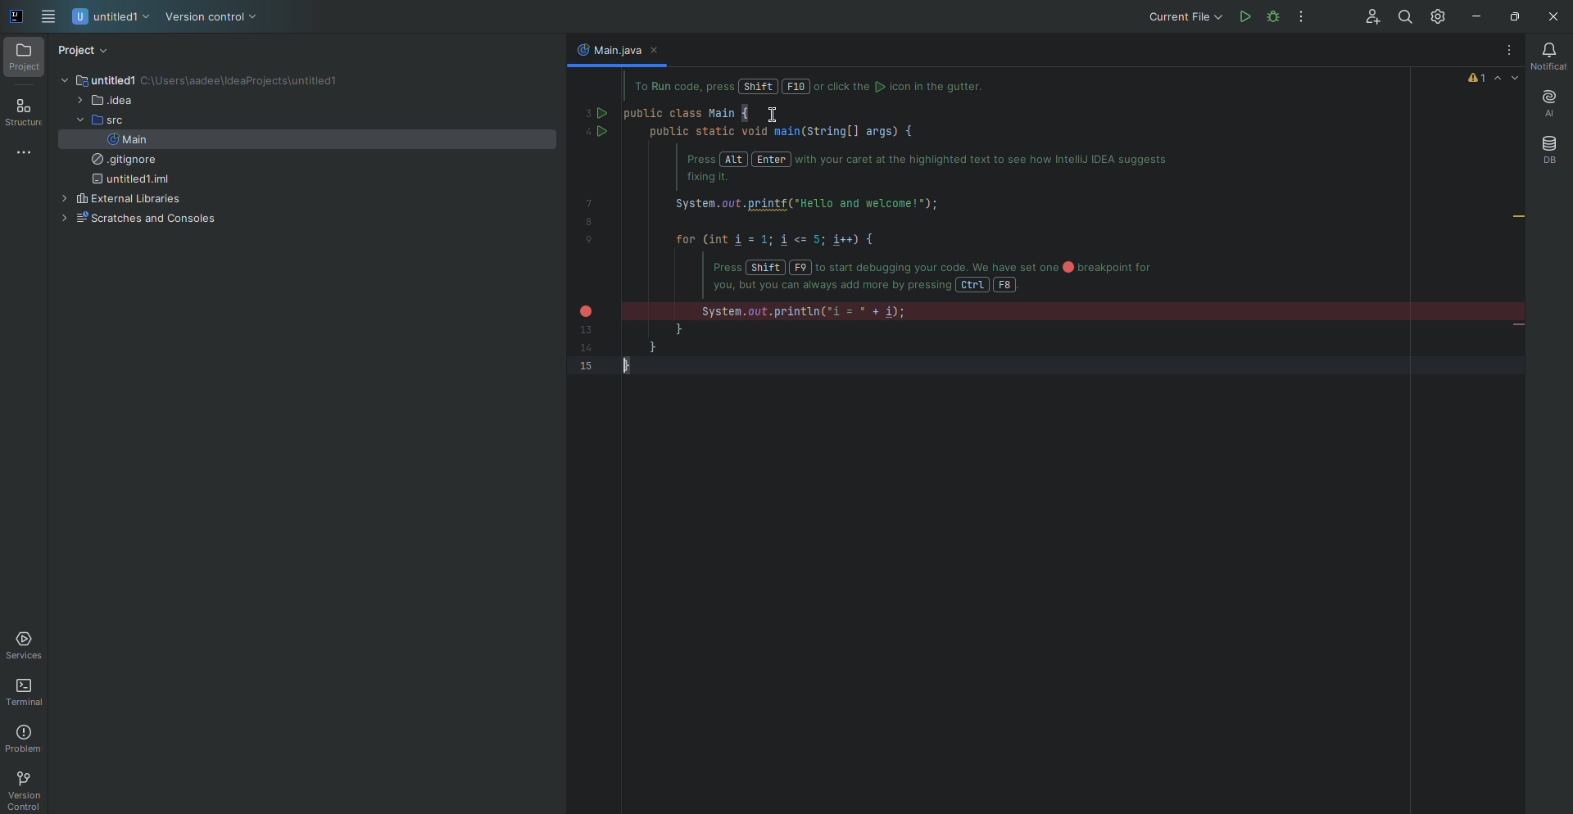 The image size is (1573, 814). Describe the element at coordinates (1304, 16) in the screenshot. I see `Debug` at that location.